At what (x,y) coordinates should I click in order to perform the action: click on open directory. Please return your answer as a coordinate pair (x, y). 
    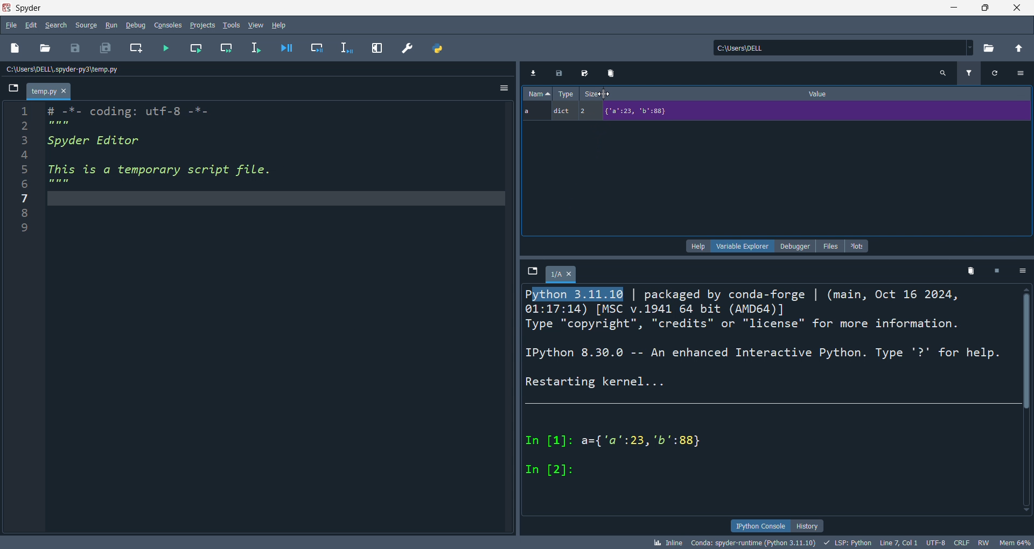
    Looking at the image, I should click on (986, 48).